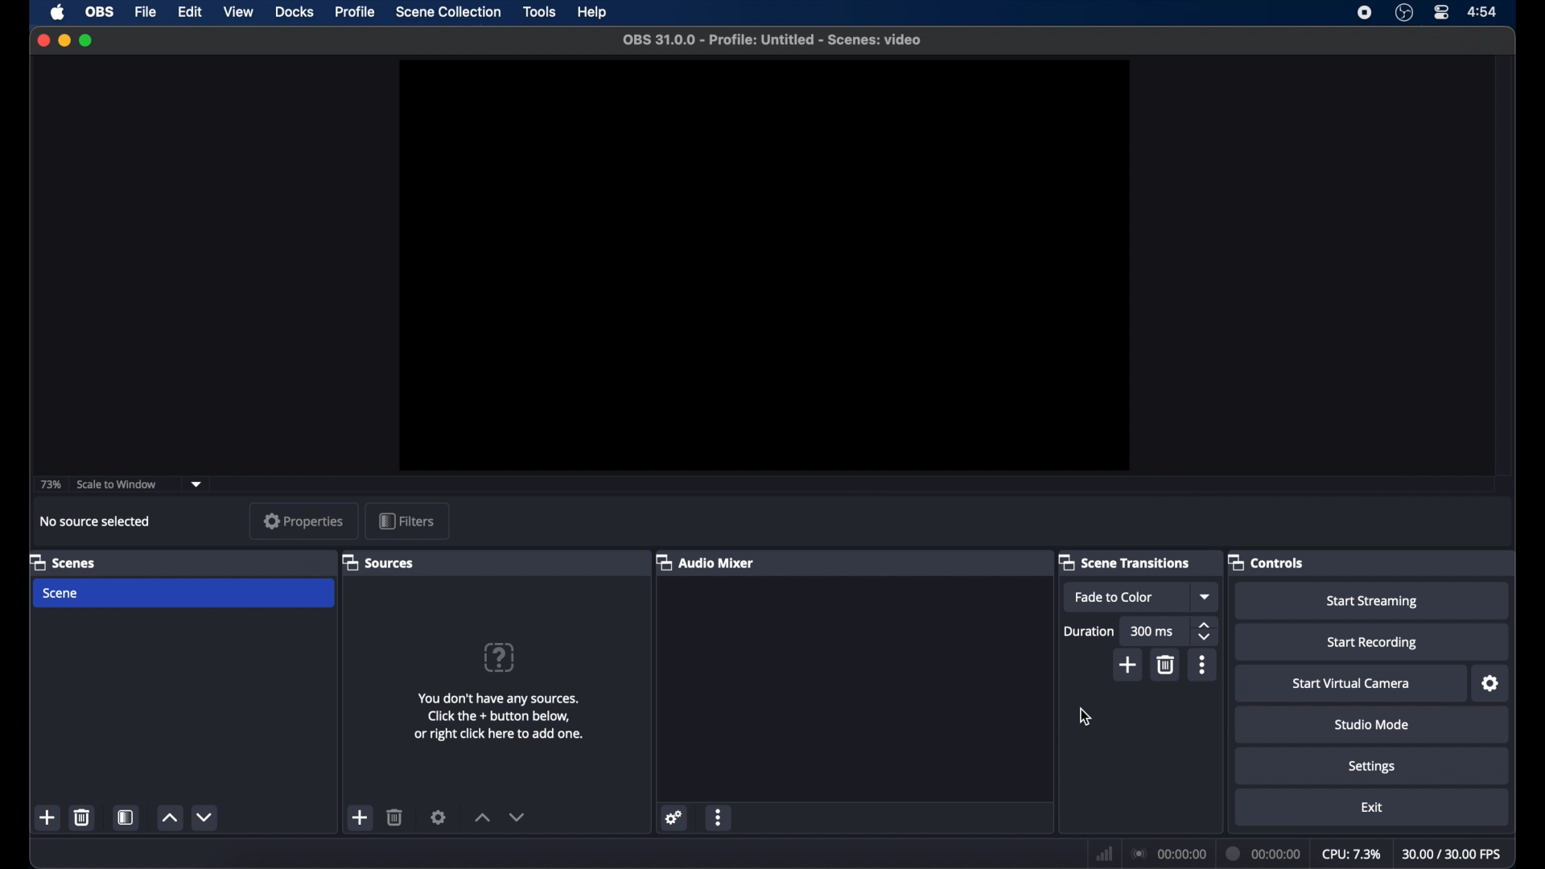 The image size is (1545, 869). I want to click on fps, so click(1453, 855).